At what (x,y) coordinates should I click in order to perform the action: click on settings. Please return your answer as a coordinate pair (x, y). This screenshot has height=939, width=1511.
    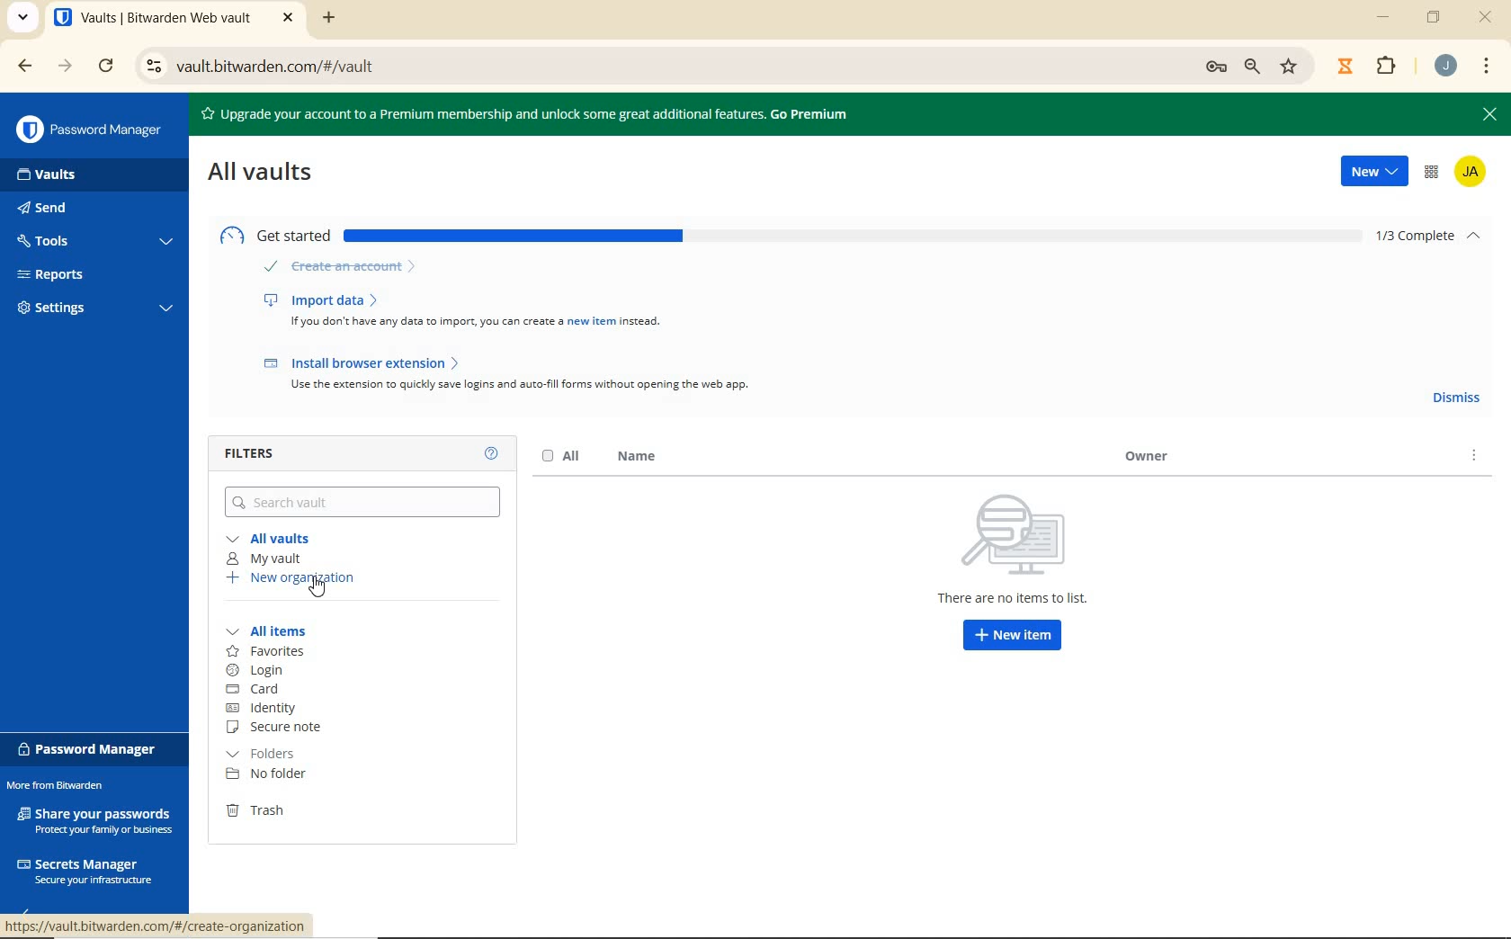
    Looking at the image, I should click on (92, 310).